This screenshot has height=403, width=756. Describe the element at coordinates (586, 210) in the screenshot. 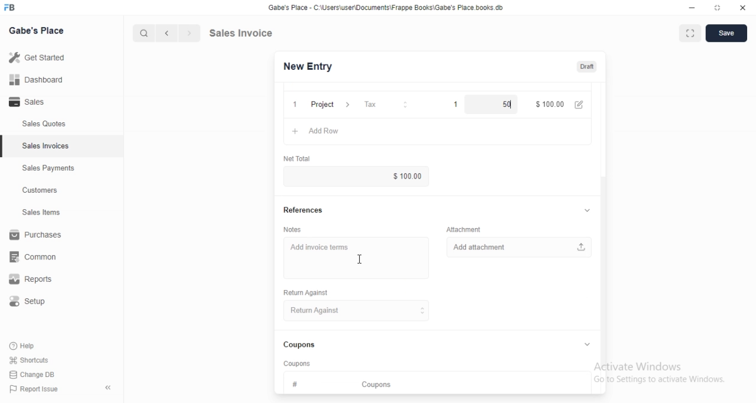

I see `collapse` at that location.